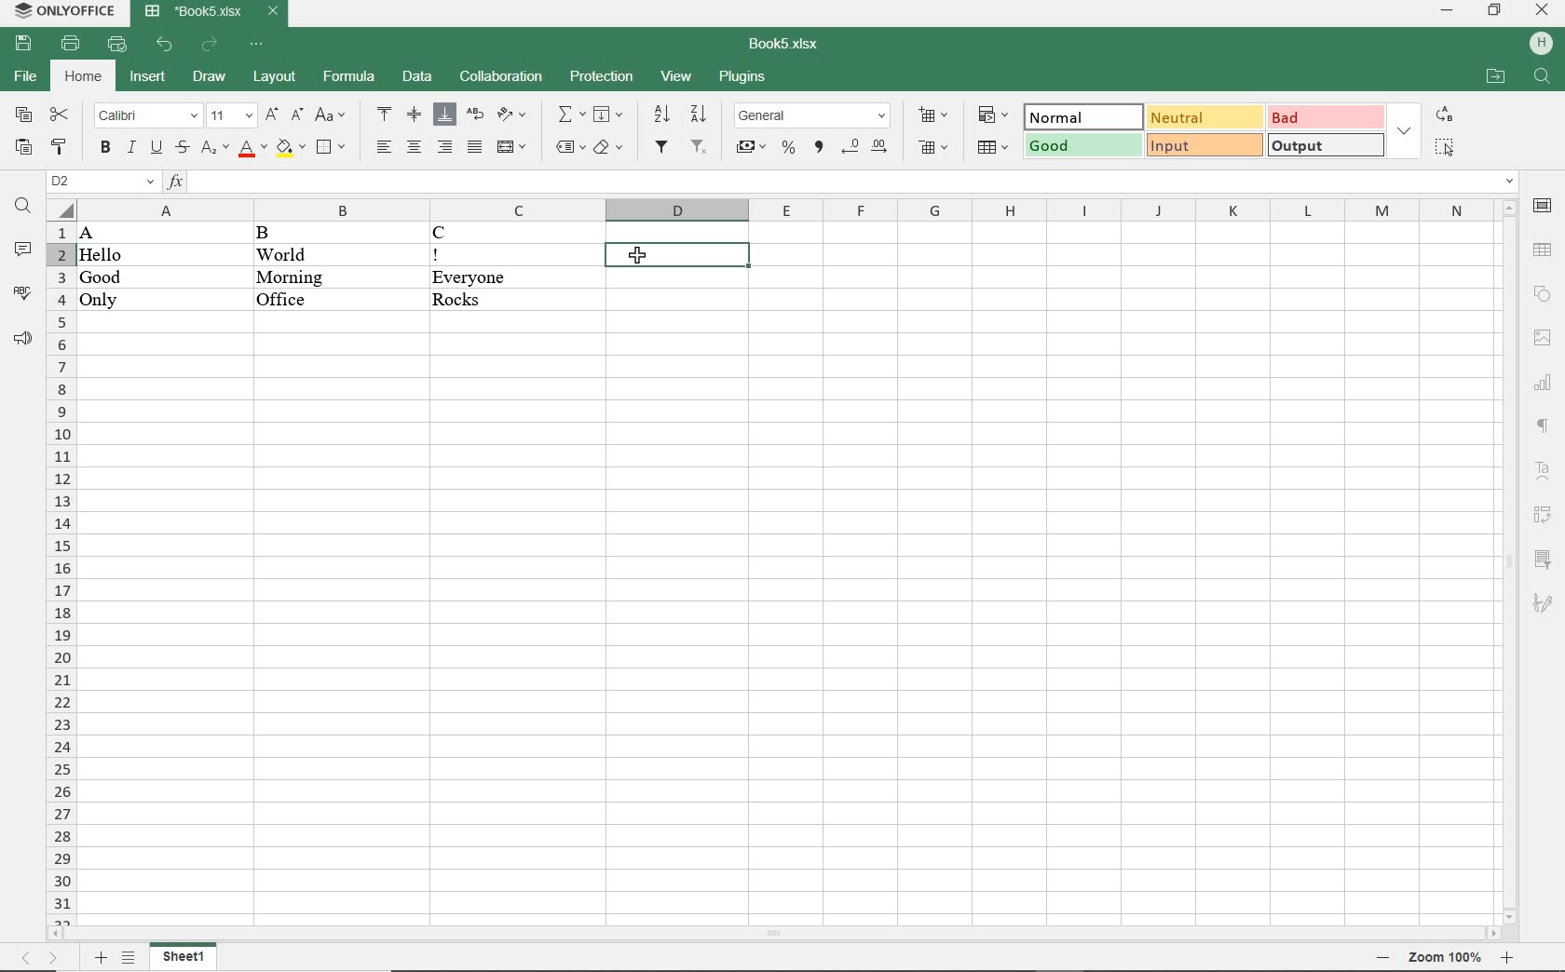  I want to click on PASTE, so click(22, 146).